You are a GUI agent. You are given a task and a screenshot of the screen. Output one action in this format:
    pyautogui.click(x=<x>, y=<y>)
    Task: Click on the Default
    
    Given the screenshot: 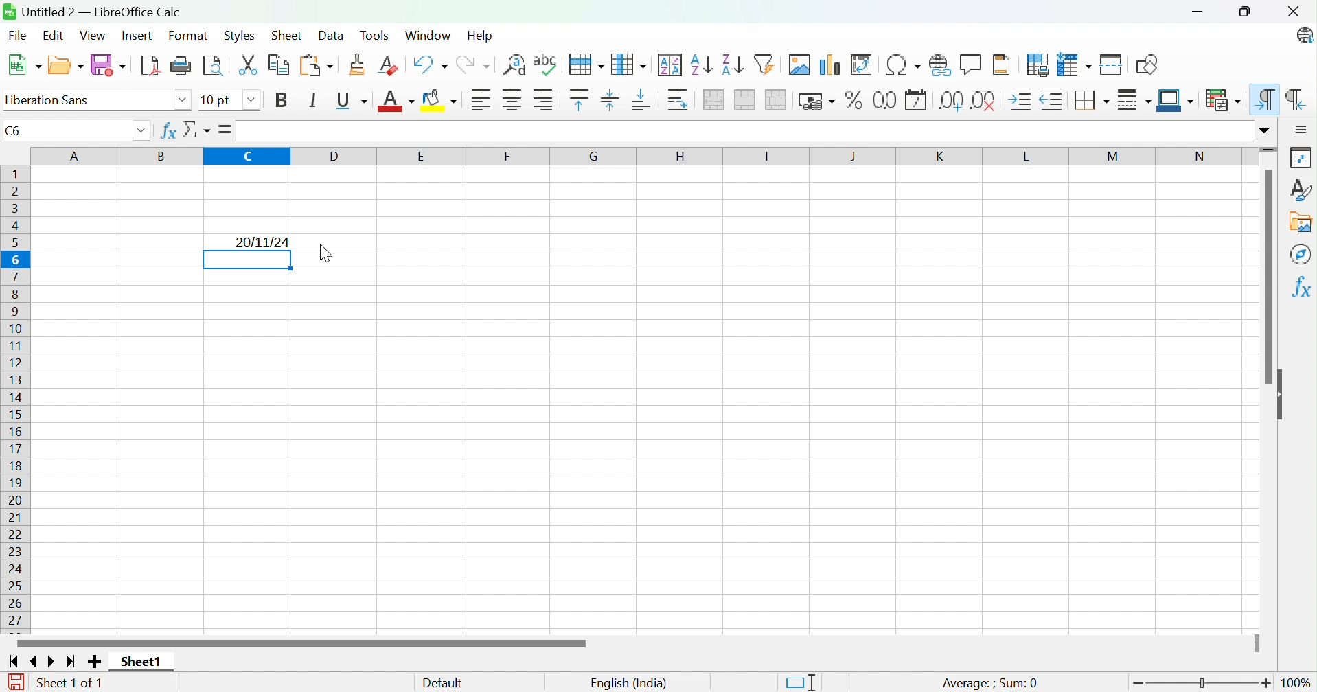 What is the action you would take?
    pyautogui.click(x=444, y=683)
    